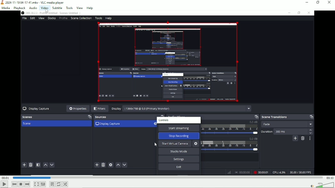 This screenshot has height=188, width=335. Describe the element at coordinates (70, 8) in the screenshot. I see `tools` at that location.